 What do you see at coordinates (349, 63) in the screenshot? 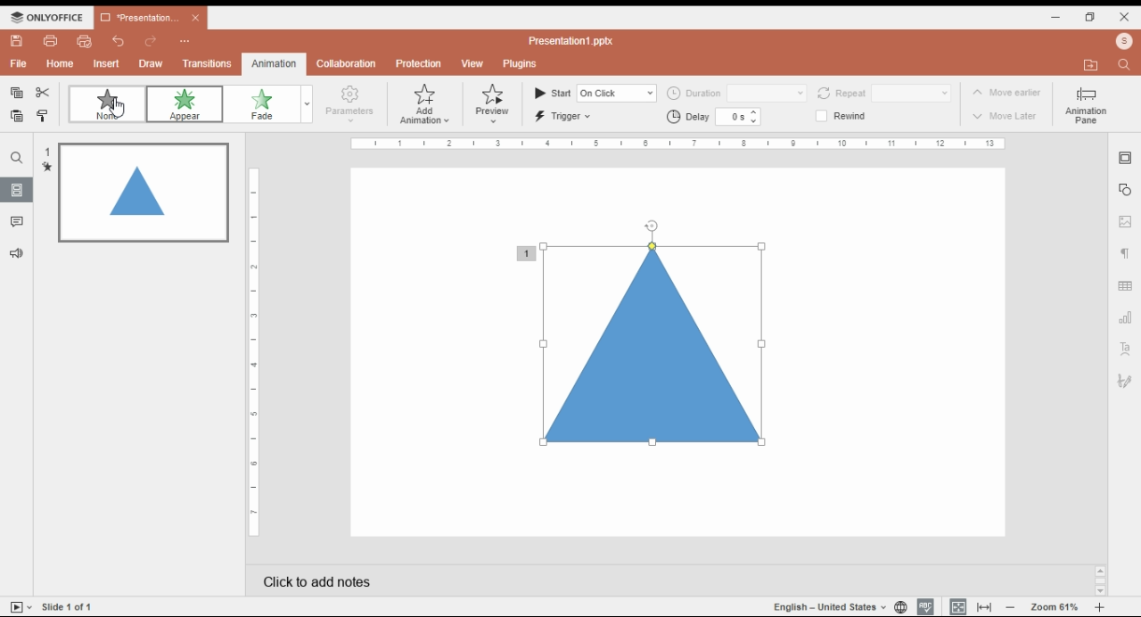
I see `collaboration` at bounding box center [349, 63].